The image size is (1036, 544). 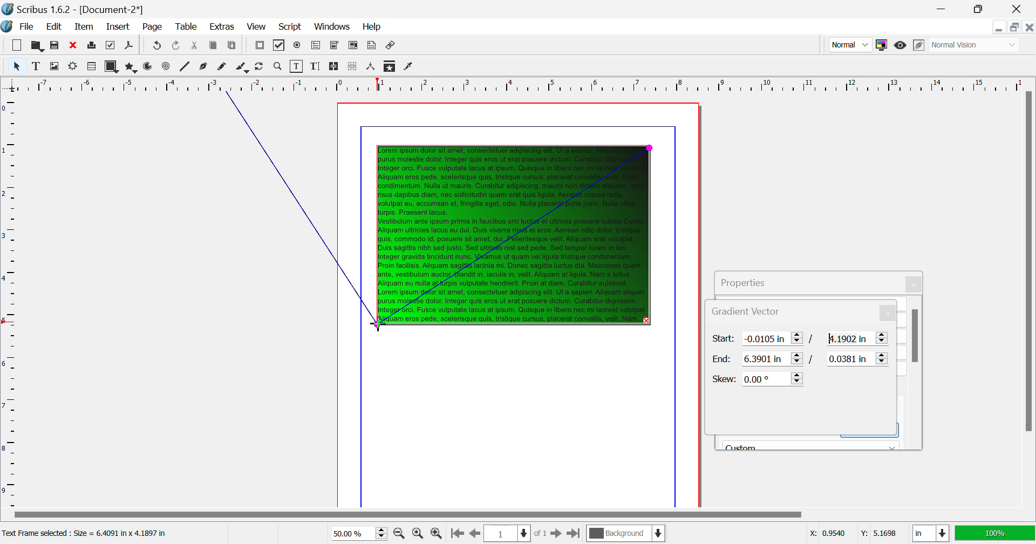 I want to click on Line, so click(x=185, y=67).